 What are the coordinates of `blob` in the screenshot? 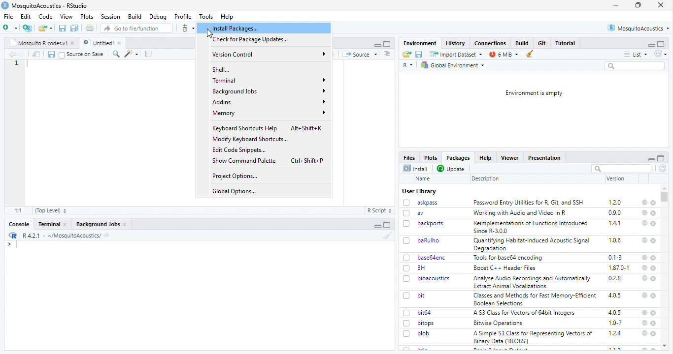 It's located at (424, 333).